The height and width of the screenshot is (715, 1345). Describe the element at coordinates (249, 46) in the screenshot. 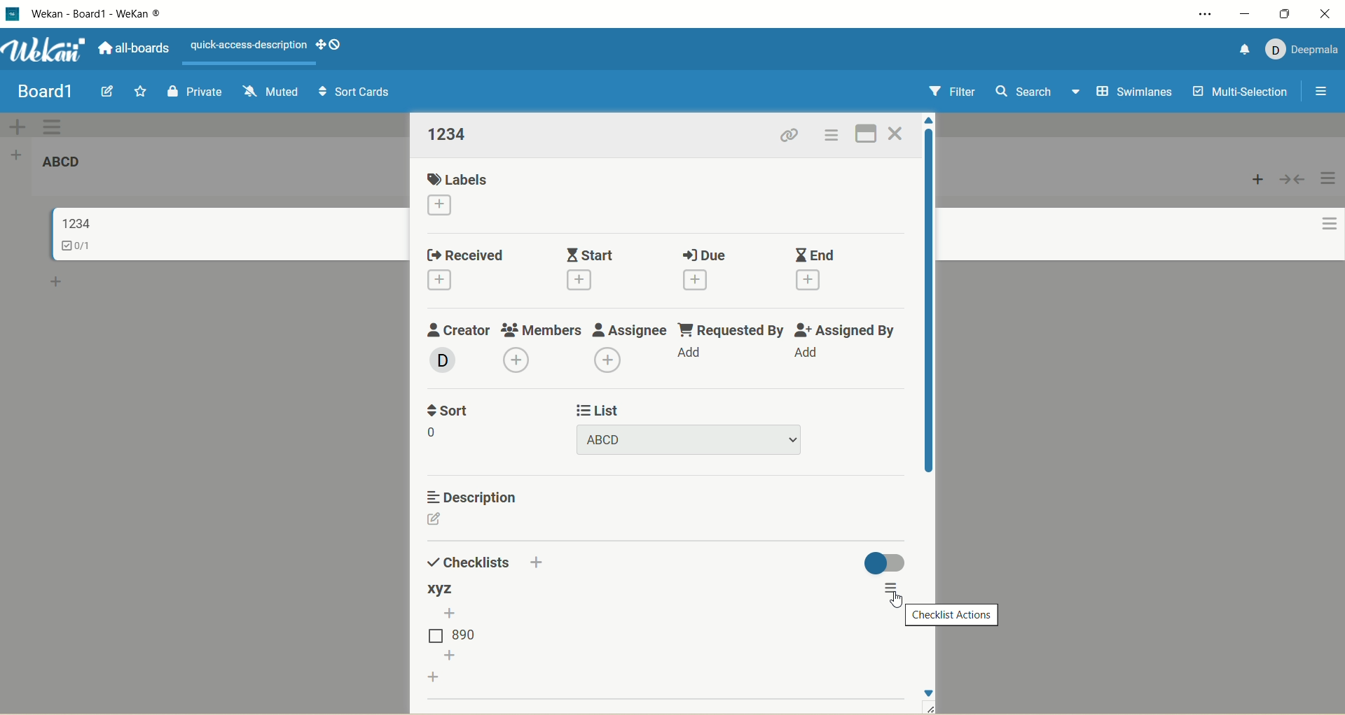

I see `text` at that location.